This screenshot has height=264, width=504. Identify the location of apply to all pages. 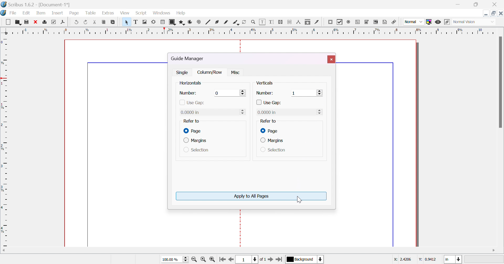
(252, 196).